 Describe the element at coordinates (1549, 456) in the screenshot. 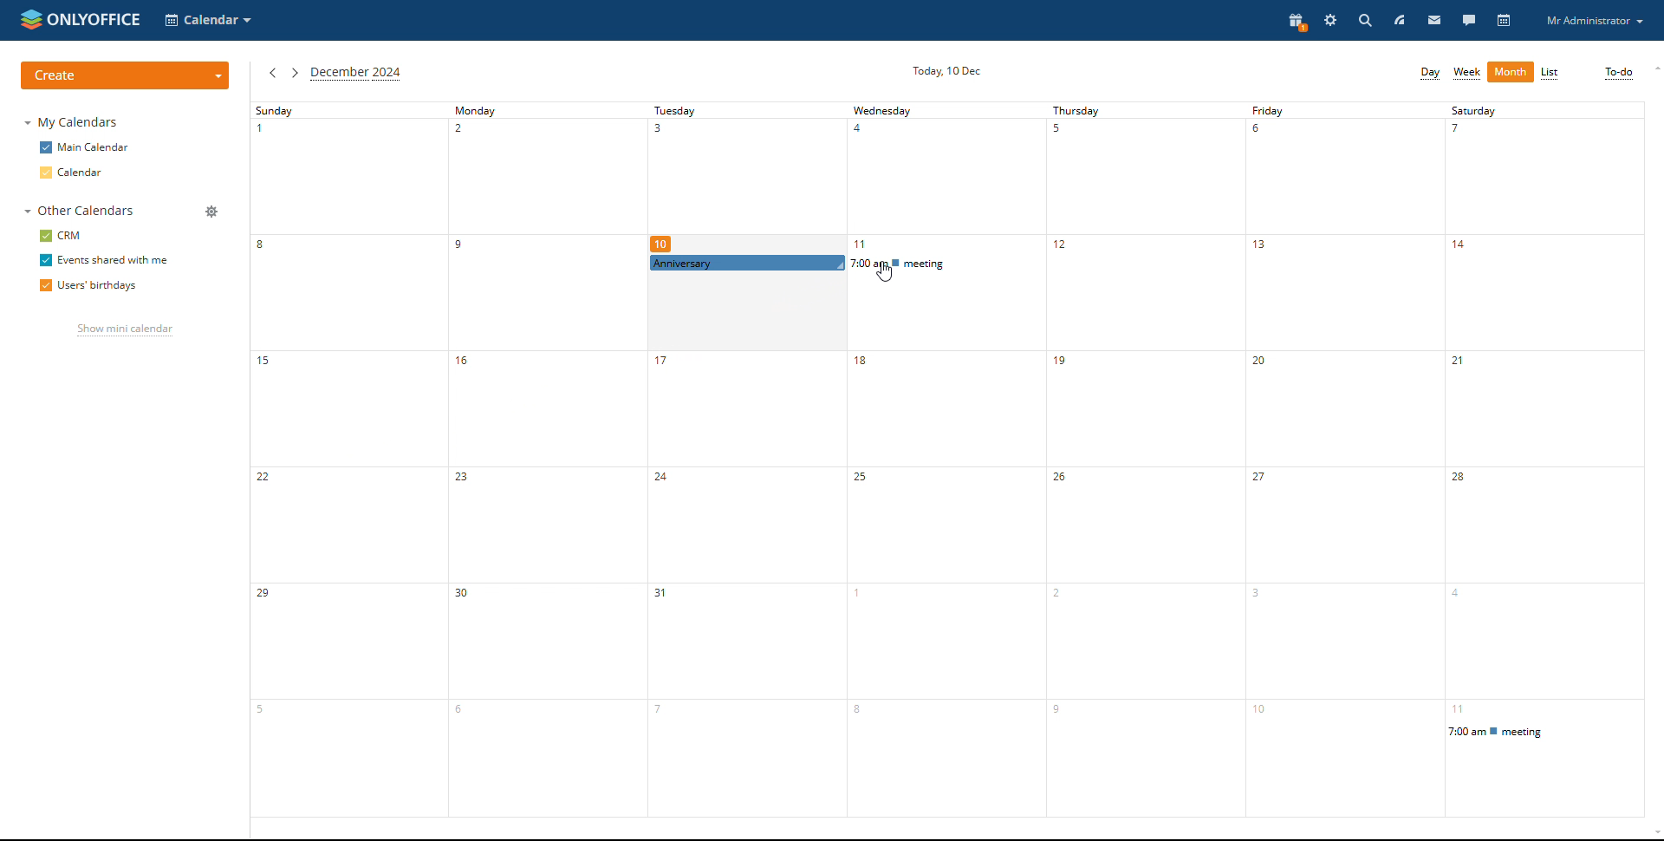

I see `saturday` at that location.